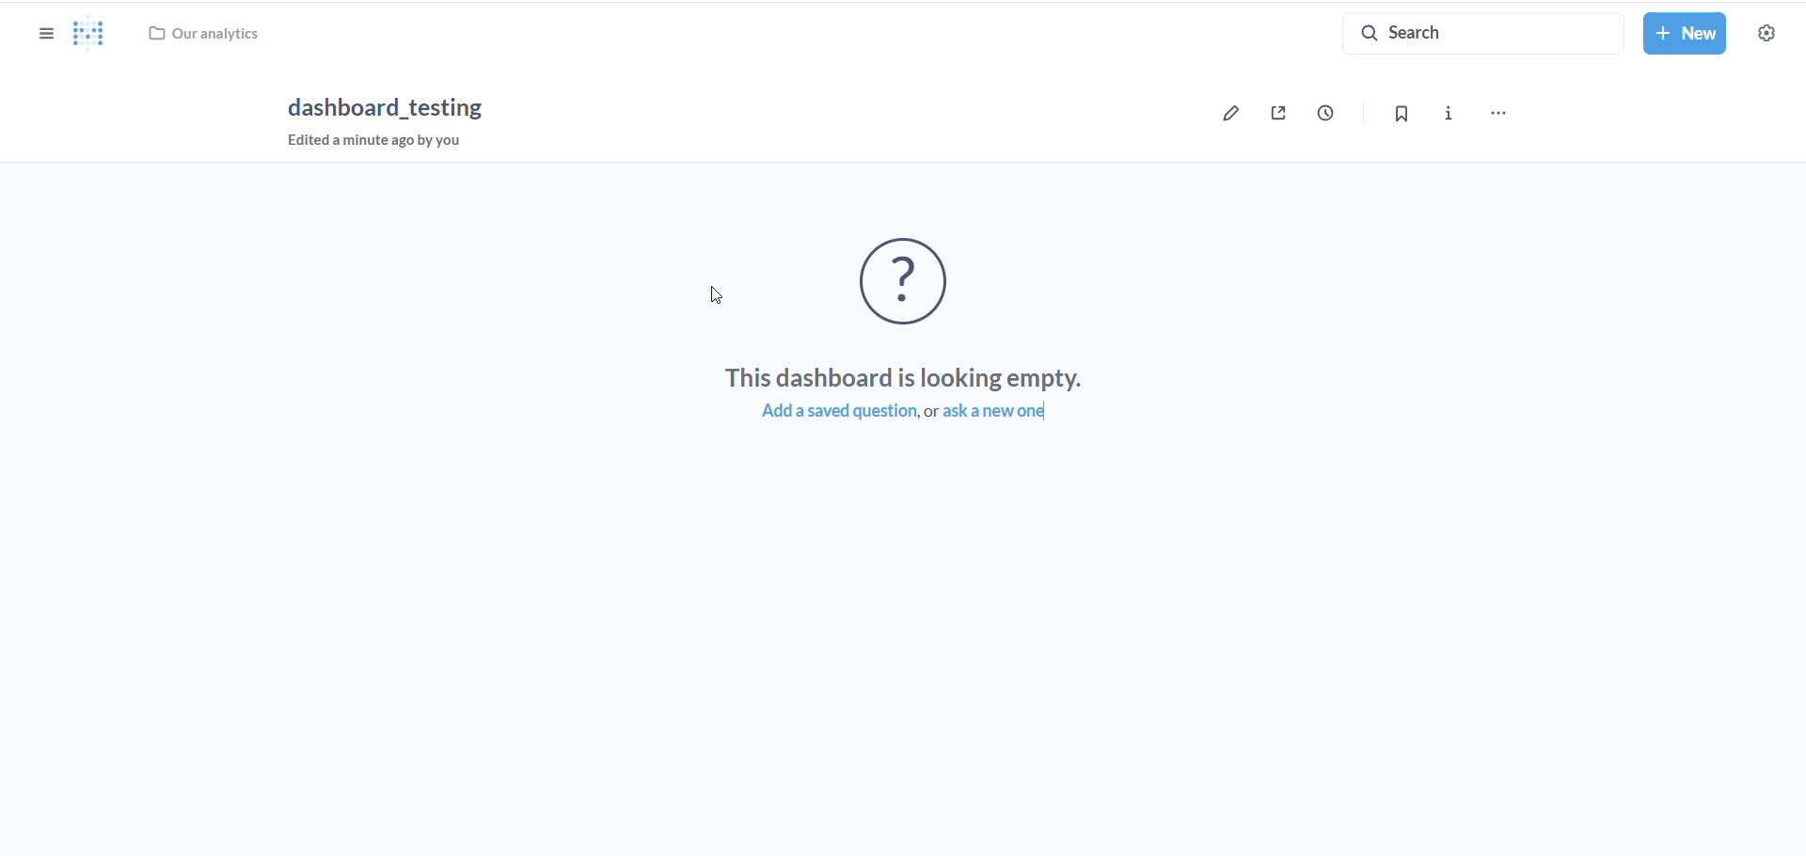  What do you see at coordinates (1235, 116) in the screenshot?
I see `edit` at bounding box center [1235, 116].